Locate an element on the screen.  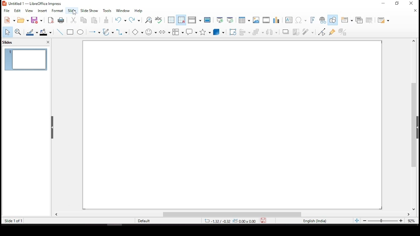
filter is located at coordinates (308, 31).